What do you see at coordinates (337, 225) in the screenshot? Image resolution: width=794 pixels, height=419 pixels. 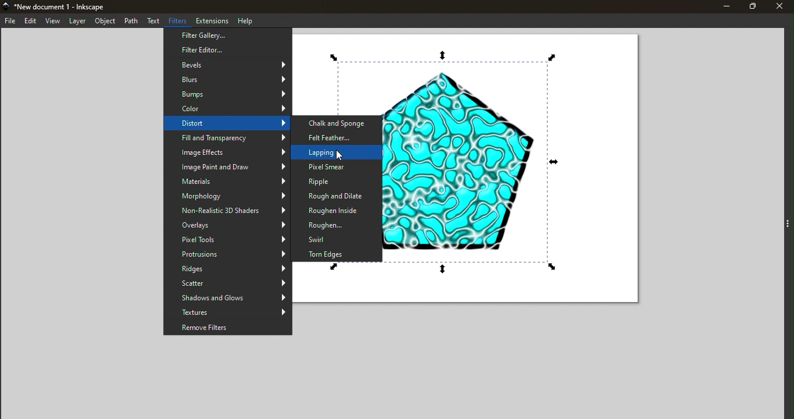 I see `Roughen..` at bounding box center [337, 225].